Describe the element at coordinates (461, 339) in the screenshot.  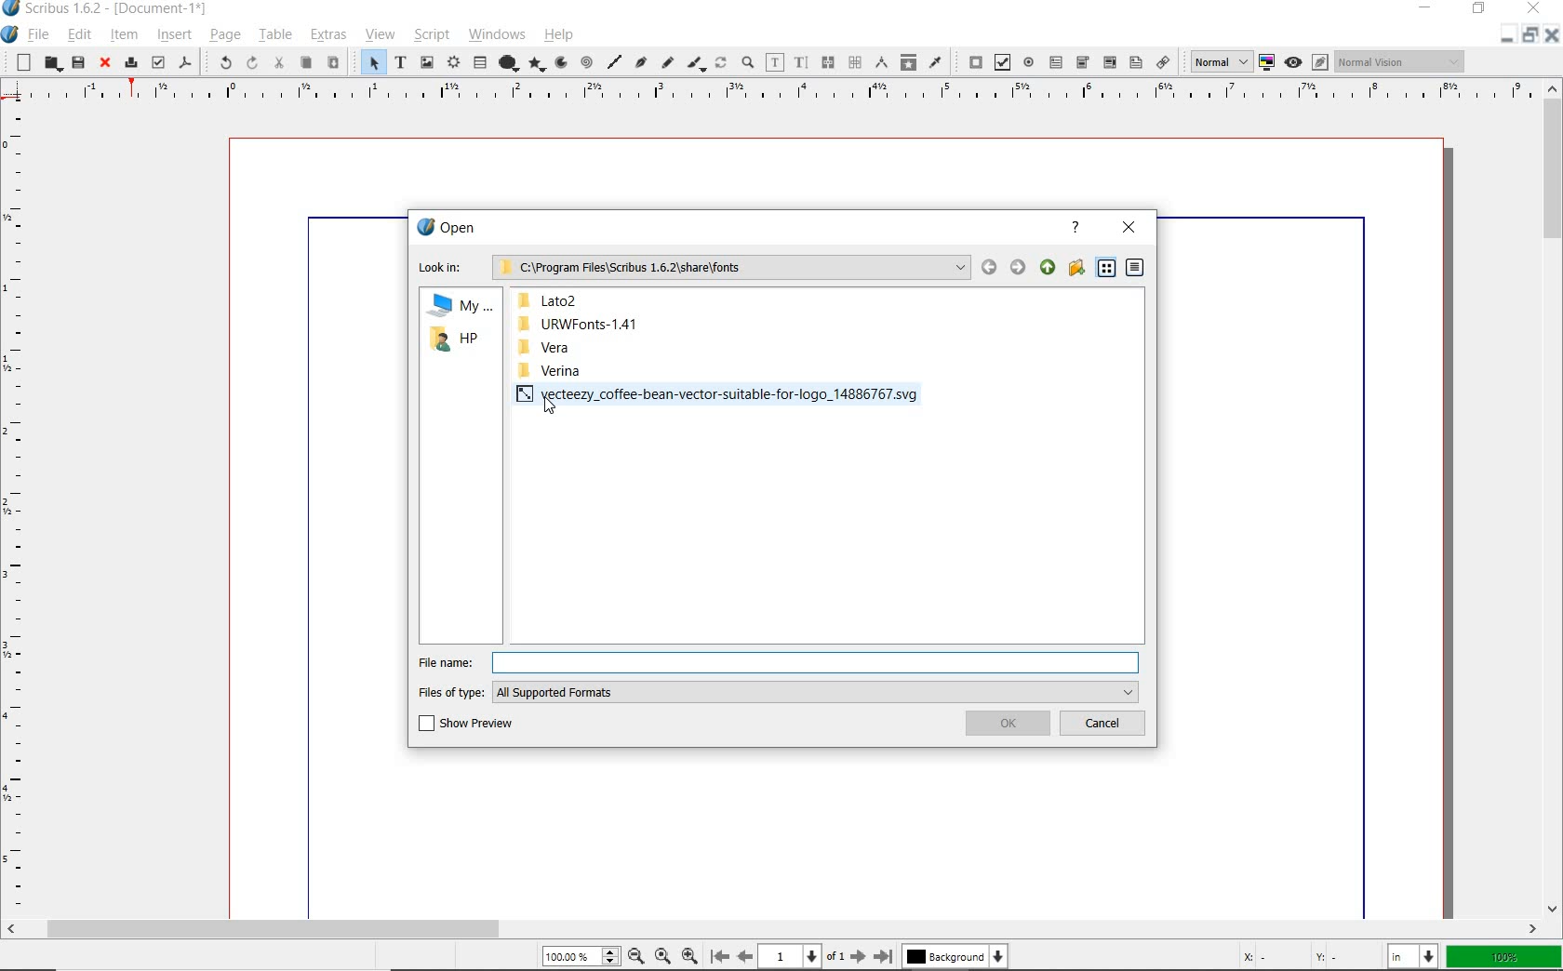
I see `hp` at that location.